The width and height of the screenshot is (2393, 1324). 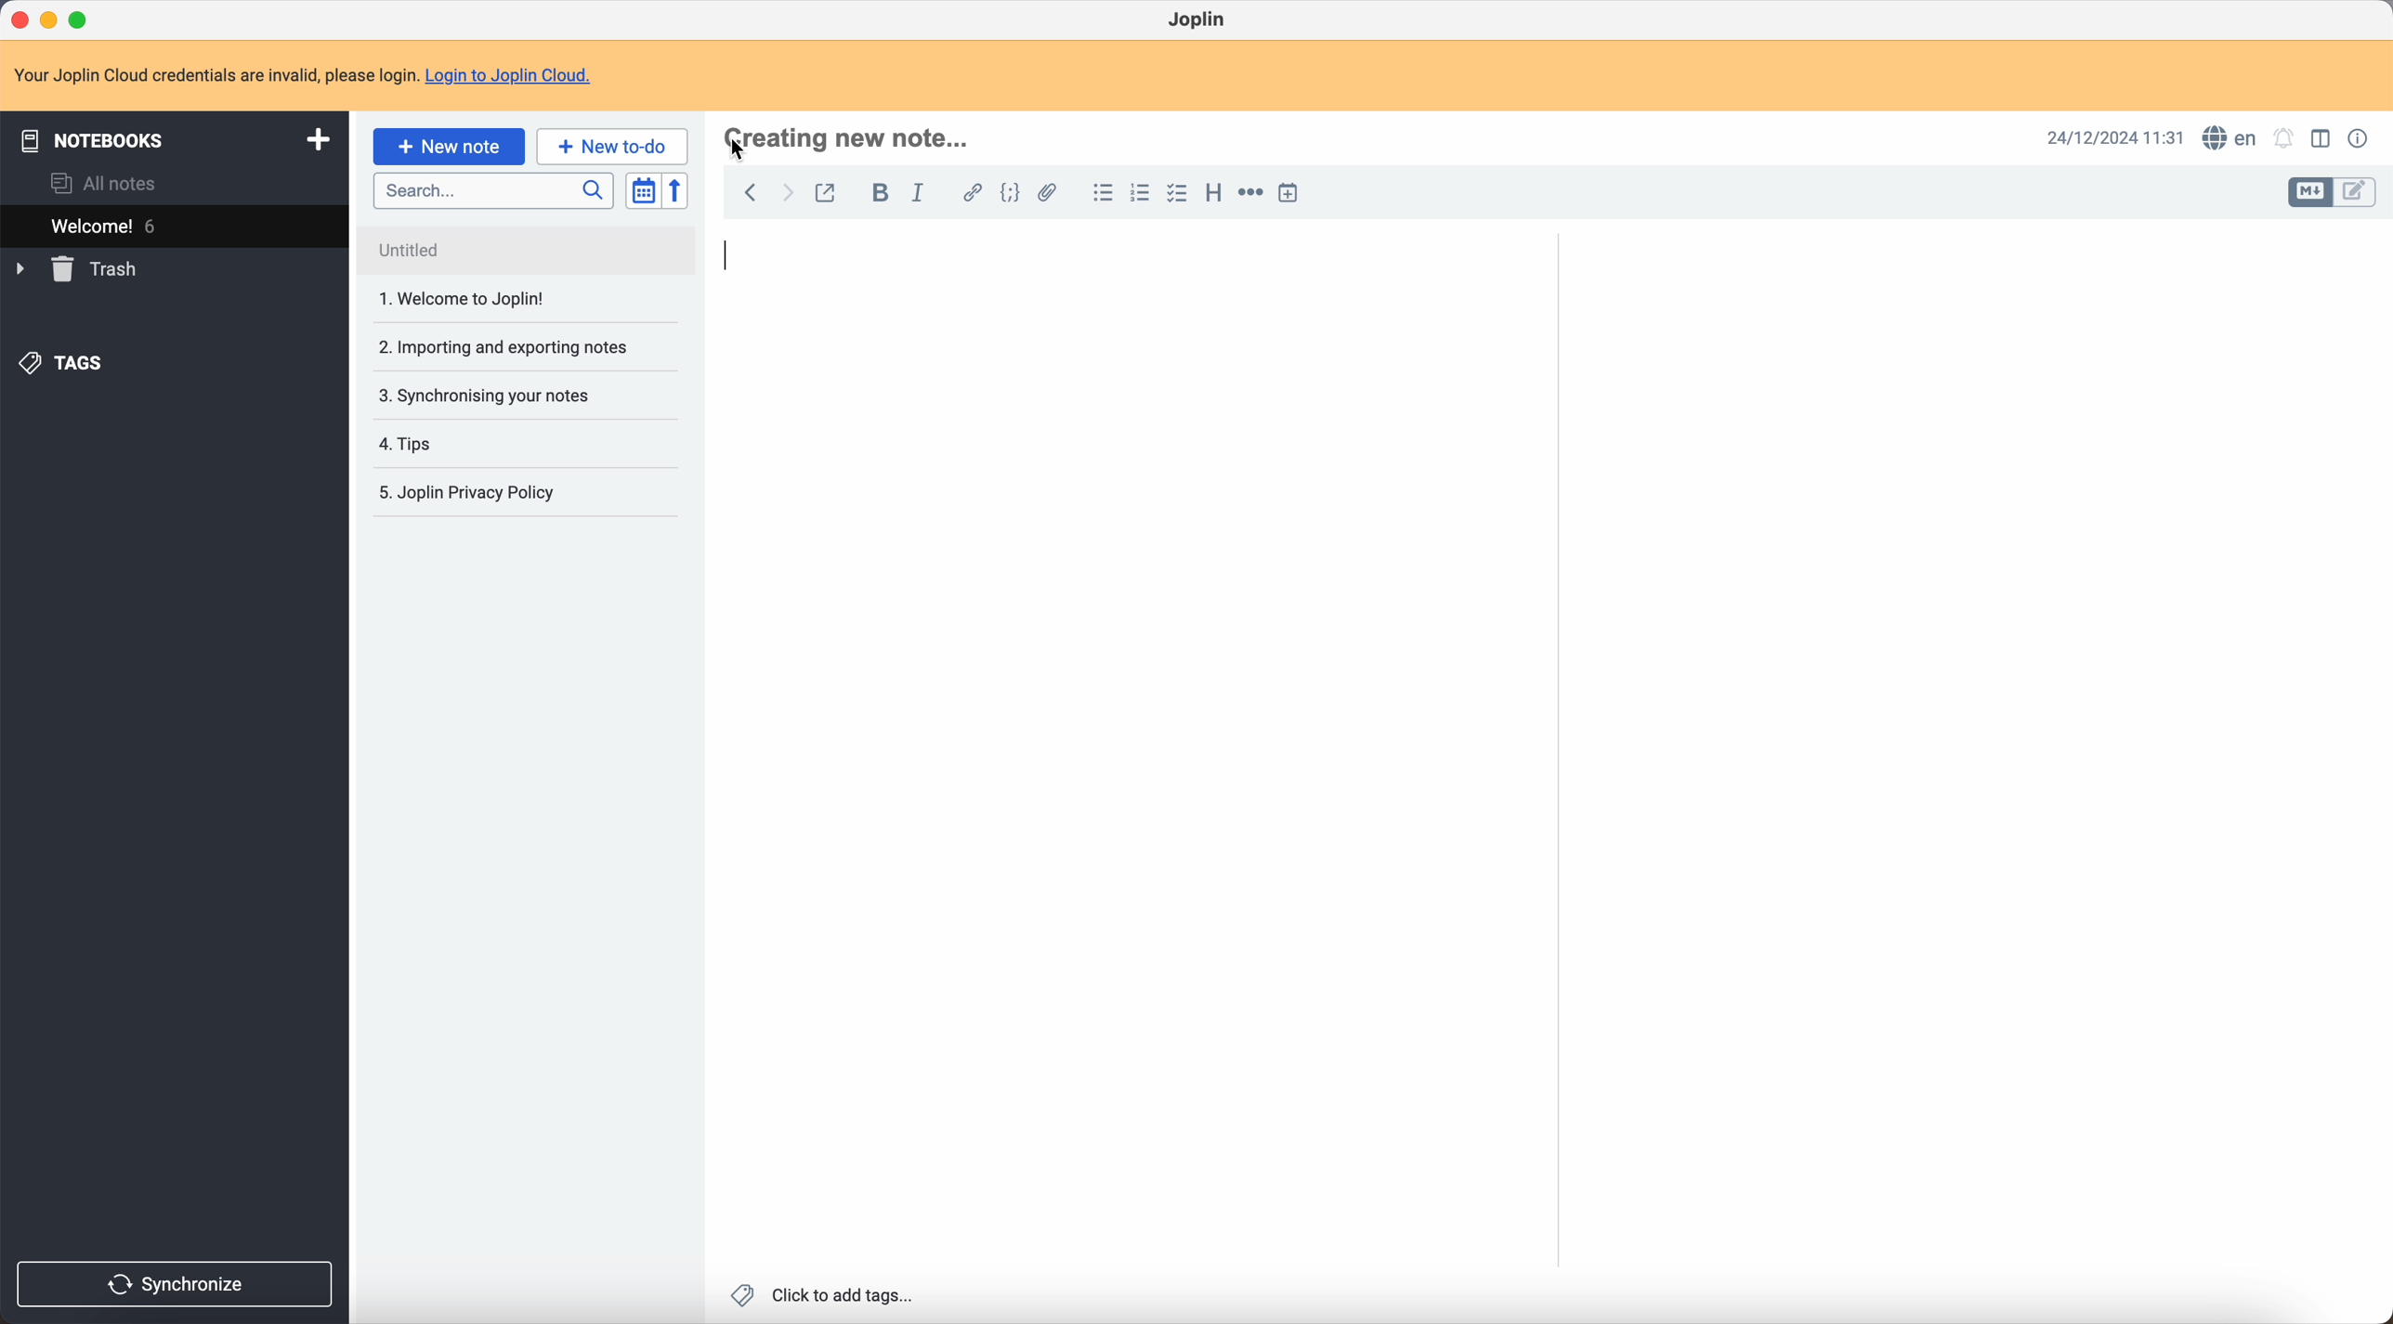 What do you see at coordinates (490, 395) in the screenshot?
I see `3. Synchronising your notes` at bounding box center [490, 395].